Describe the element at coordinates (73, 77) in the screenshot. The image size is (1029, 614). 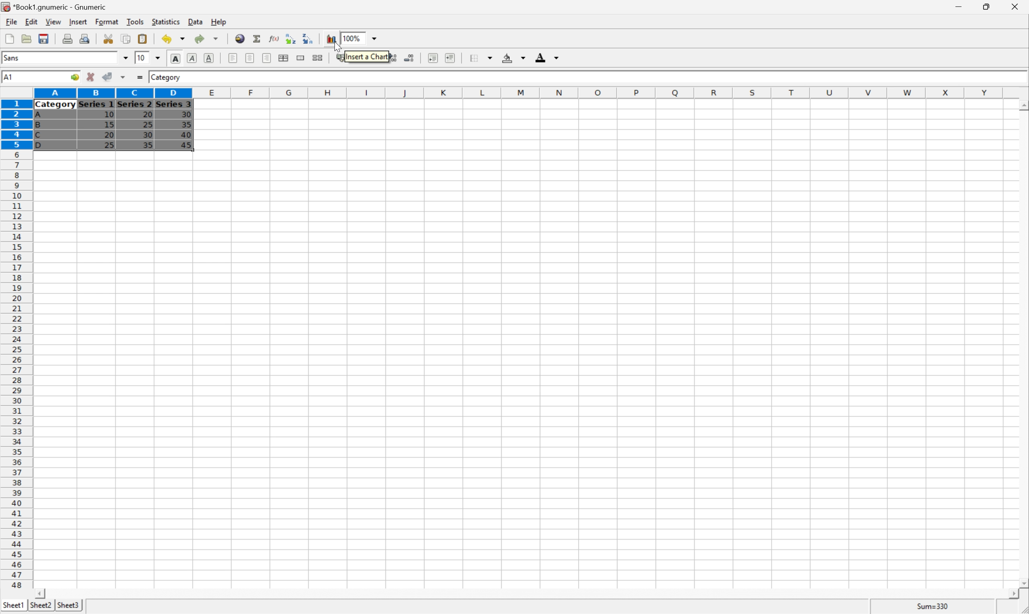
I see `Go to` at that location.